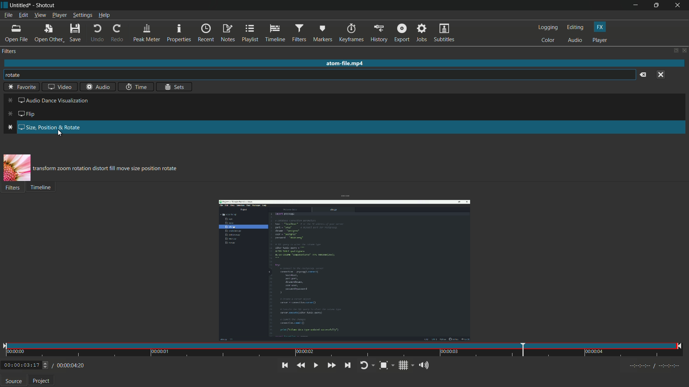 The width and height of the screenshot is (689, 387). What do you see at coordinates (97, 86) in the screenshot?
I see `audio` at bounding box center [97, 86].